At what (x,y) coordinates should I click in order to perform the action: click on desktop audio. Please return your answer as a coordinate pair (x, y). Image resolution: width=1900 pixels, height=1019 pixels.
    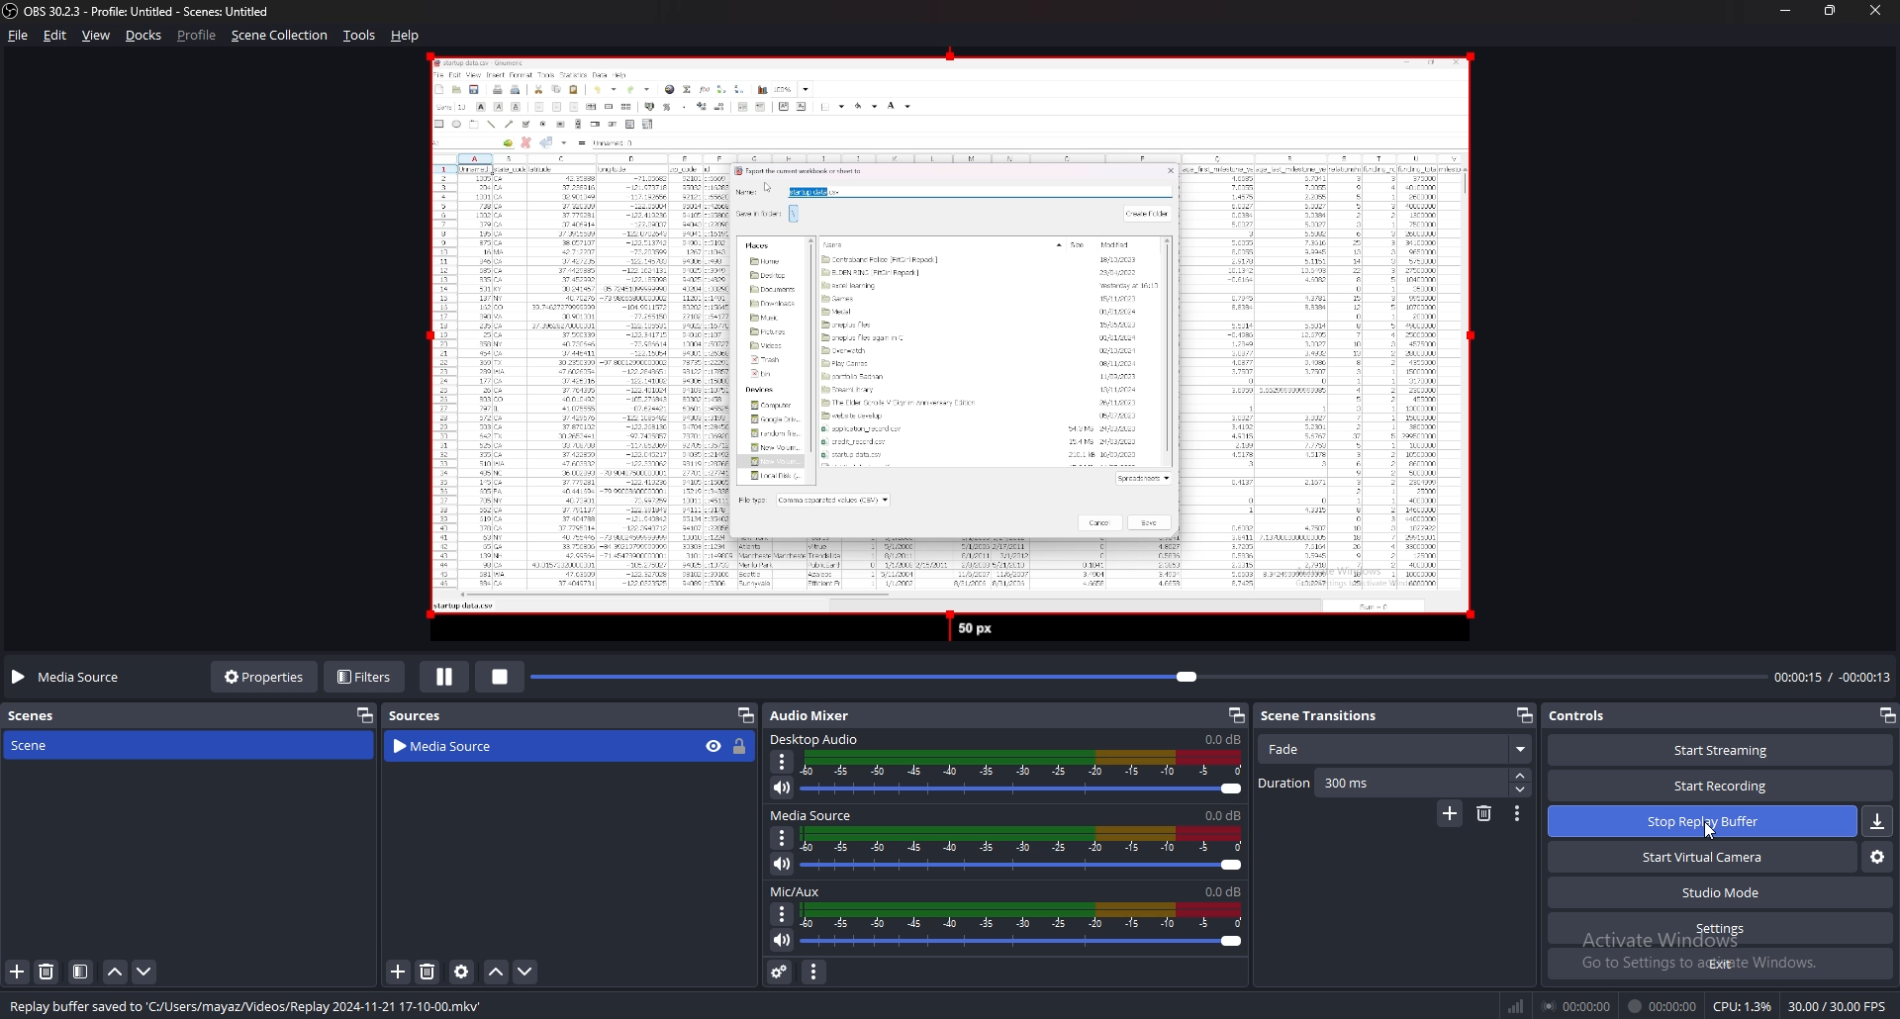
    Looking at the image, I should click on (818, 739).